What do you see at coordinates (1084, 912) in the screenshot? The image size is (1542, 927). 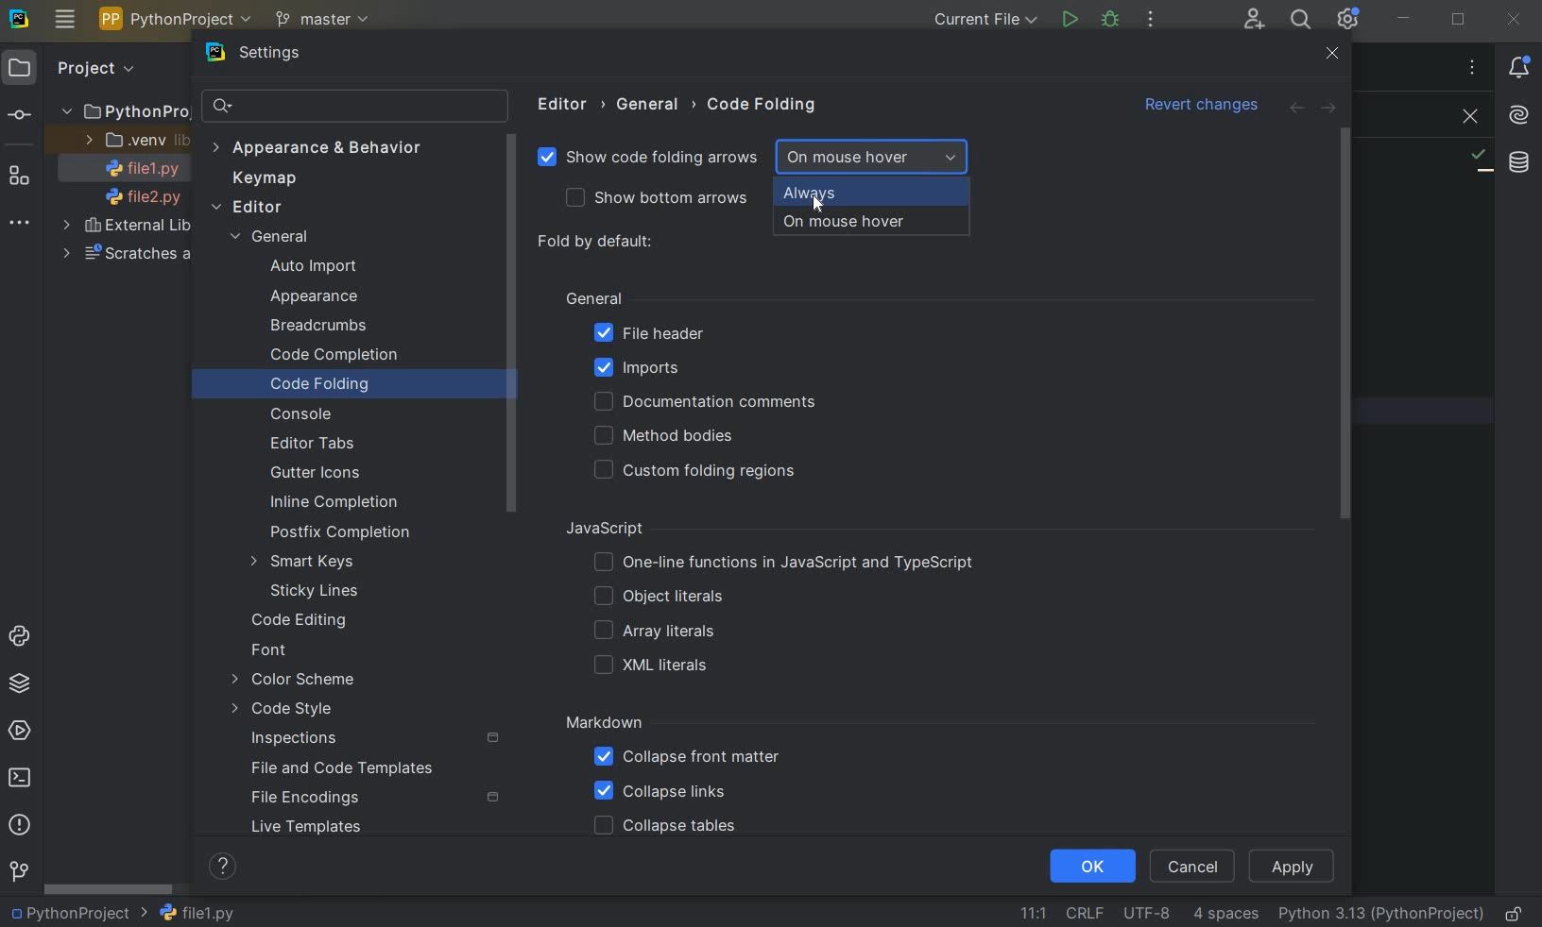 I see `LINE SEPARATOR` at bounding box center [1084, 912].